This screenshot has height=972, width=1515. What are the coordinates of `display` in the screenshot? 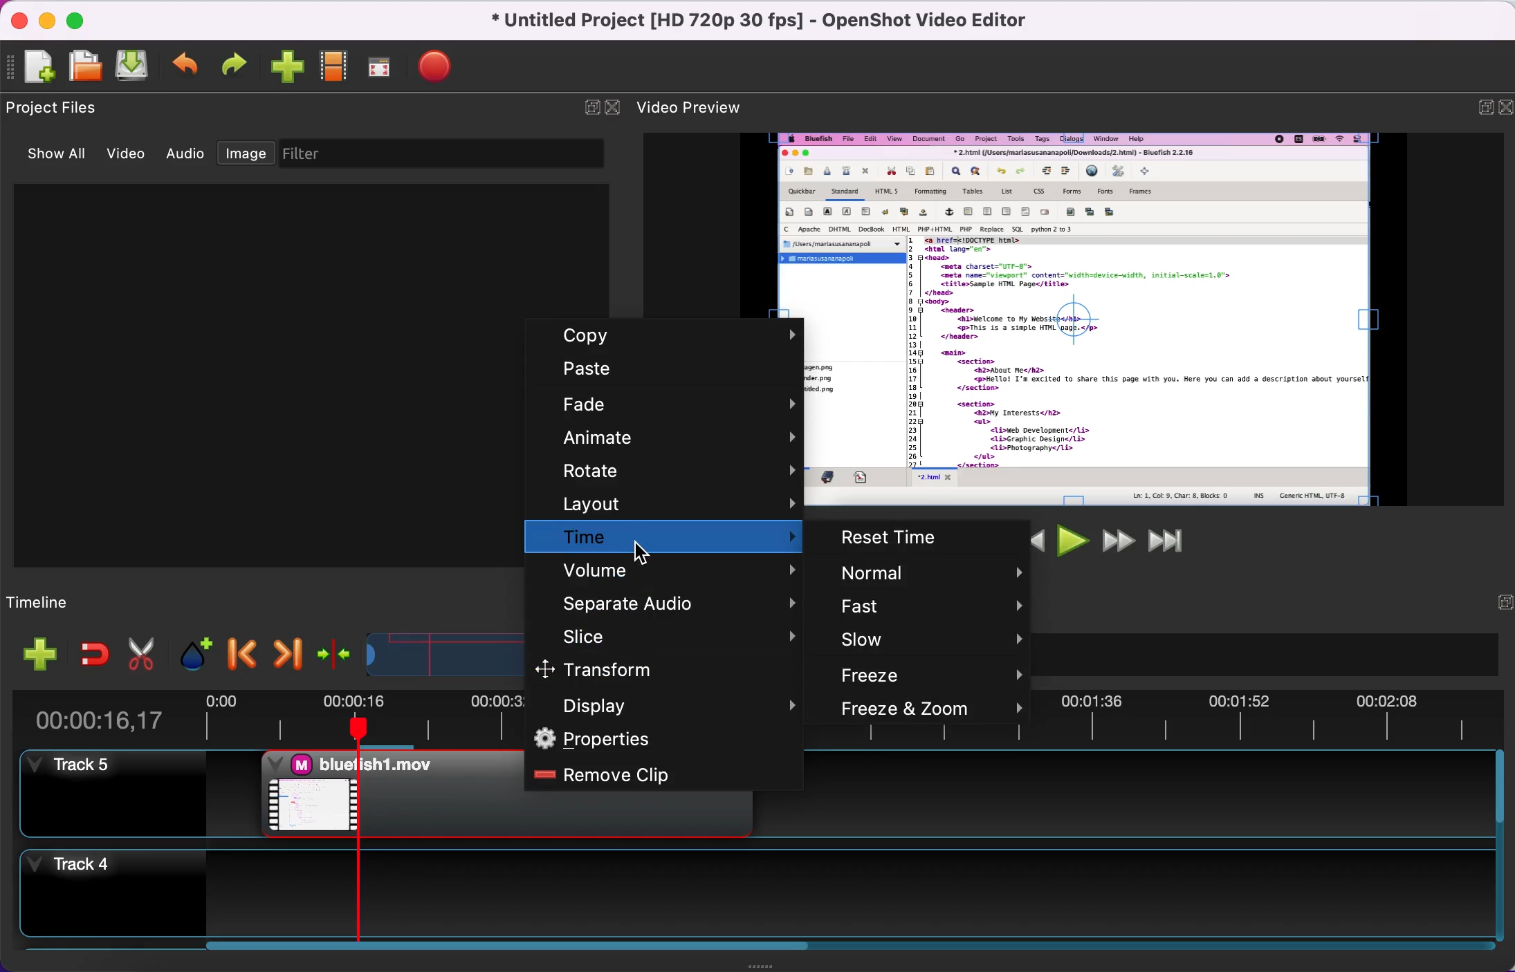 It's located at (663, 704).